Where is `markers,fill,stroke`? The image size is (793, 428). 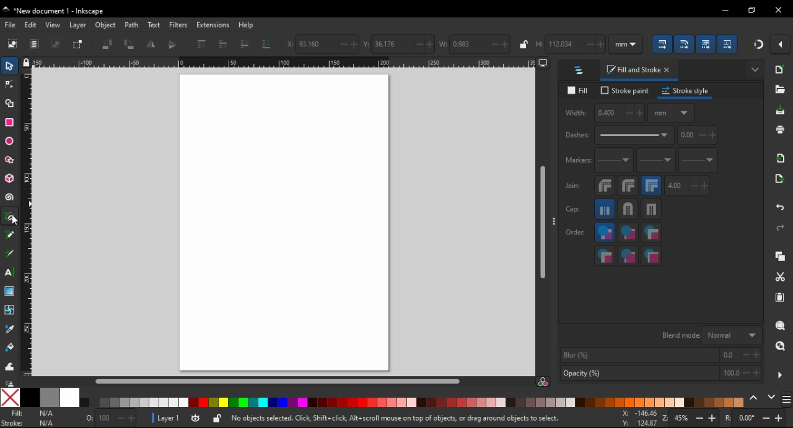 markers,fill,stroke is located at coordinates (605, 255).